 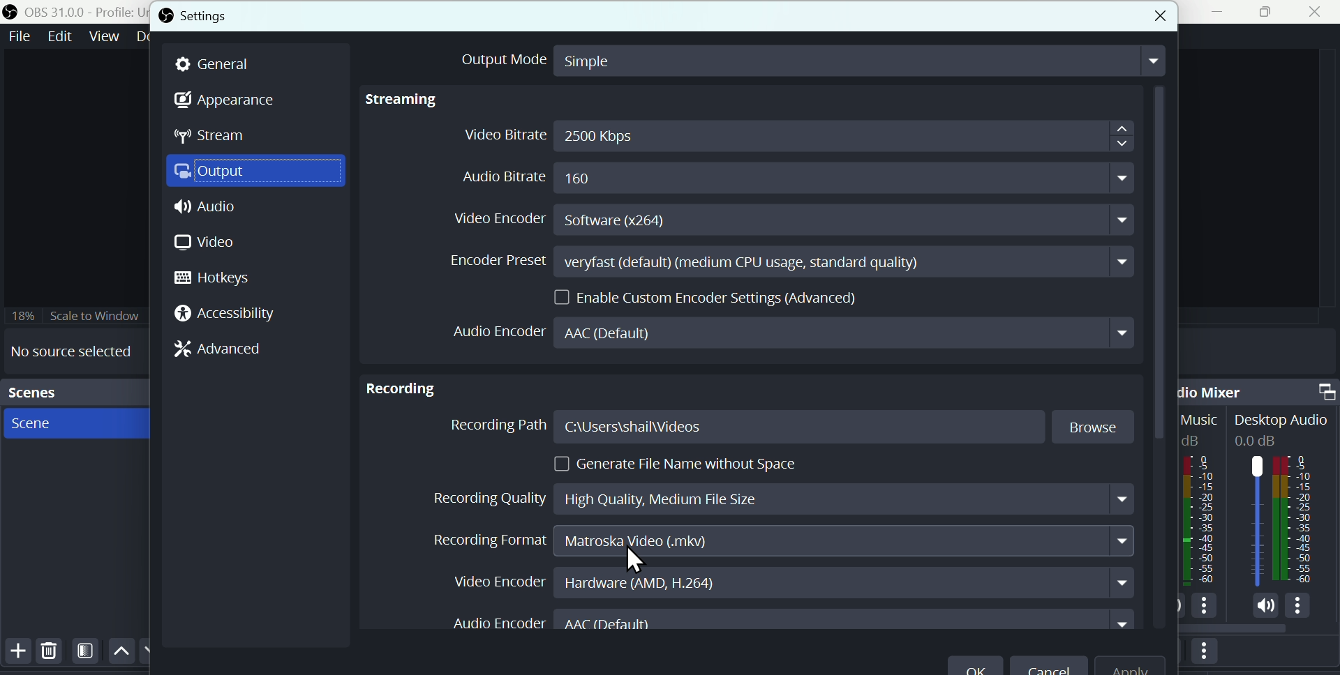 What do you see at coordinates (1225, 13) in the screenshot?
I see `minimise` at bounding box center [1225, 13].